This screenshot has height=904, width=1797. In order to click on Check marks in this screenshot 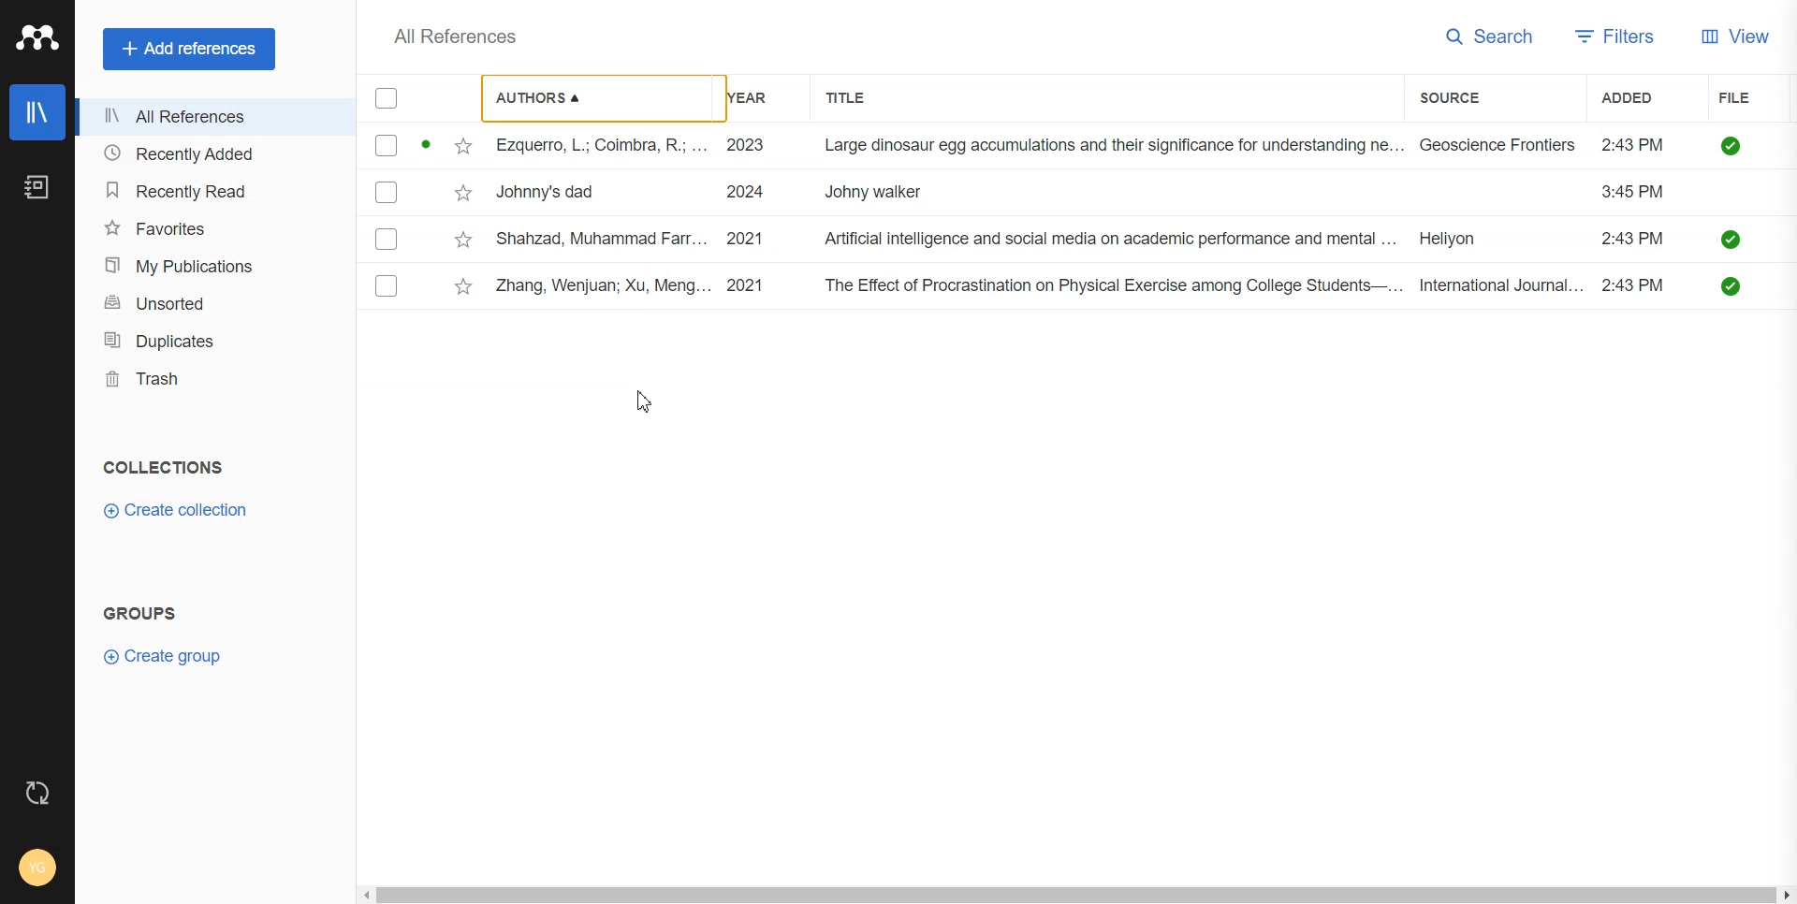, I will do `click(387, 99)`.